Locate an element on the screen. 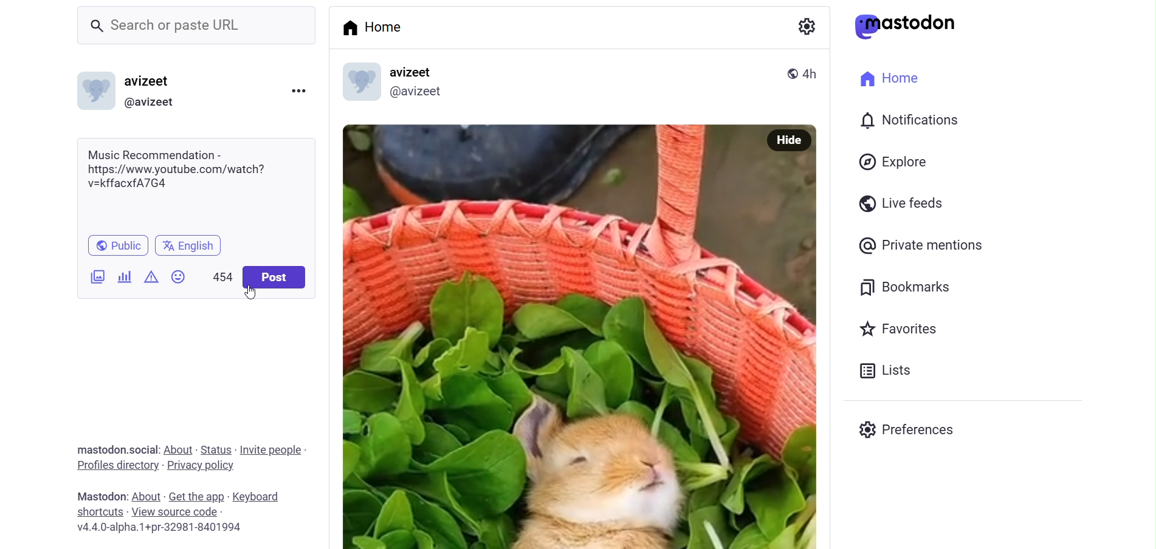 The width and height of the screenshot is (1156, 549). Private Mentions is located at coordinates (922, 244).